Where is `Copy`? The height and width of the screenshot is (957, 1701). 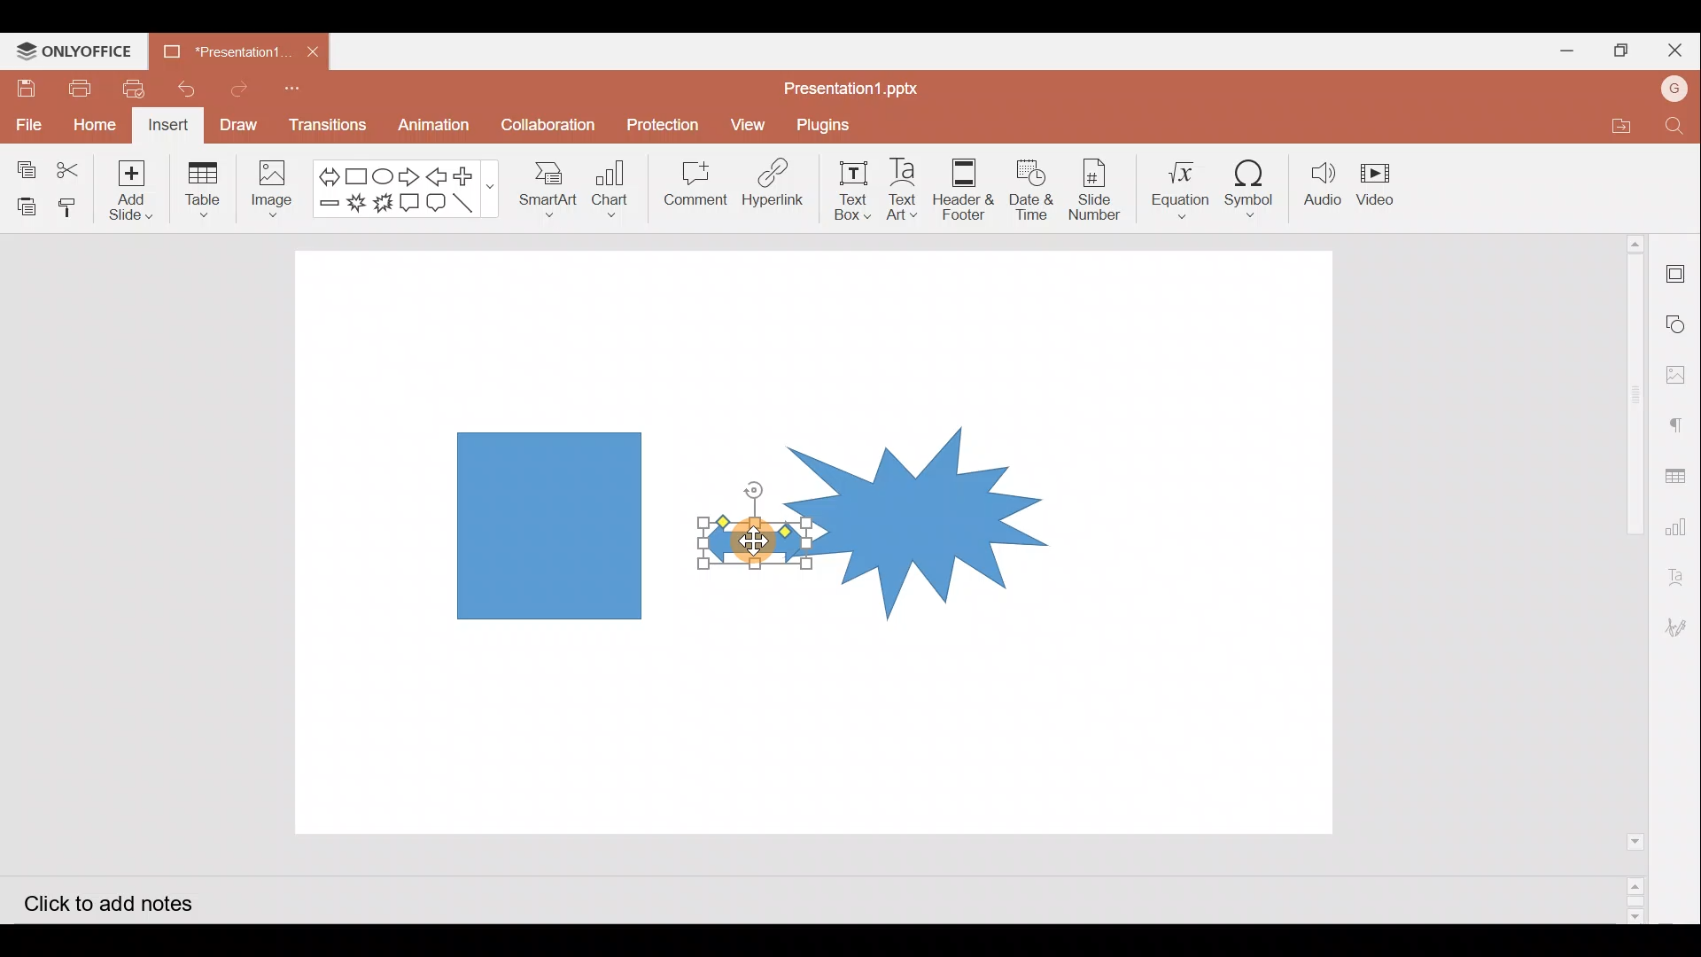 Copy is located at coordinates (22, 163).